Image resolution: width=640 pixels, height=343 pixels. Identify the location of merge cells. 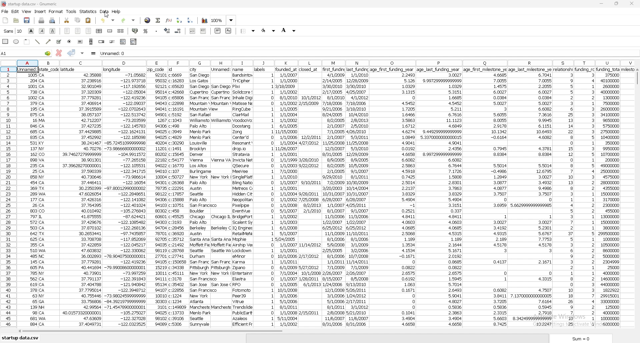
(110, 31).